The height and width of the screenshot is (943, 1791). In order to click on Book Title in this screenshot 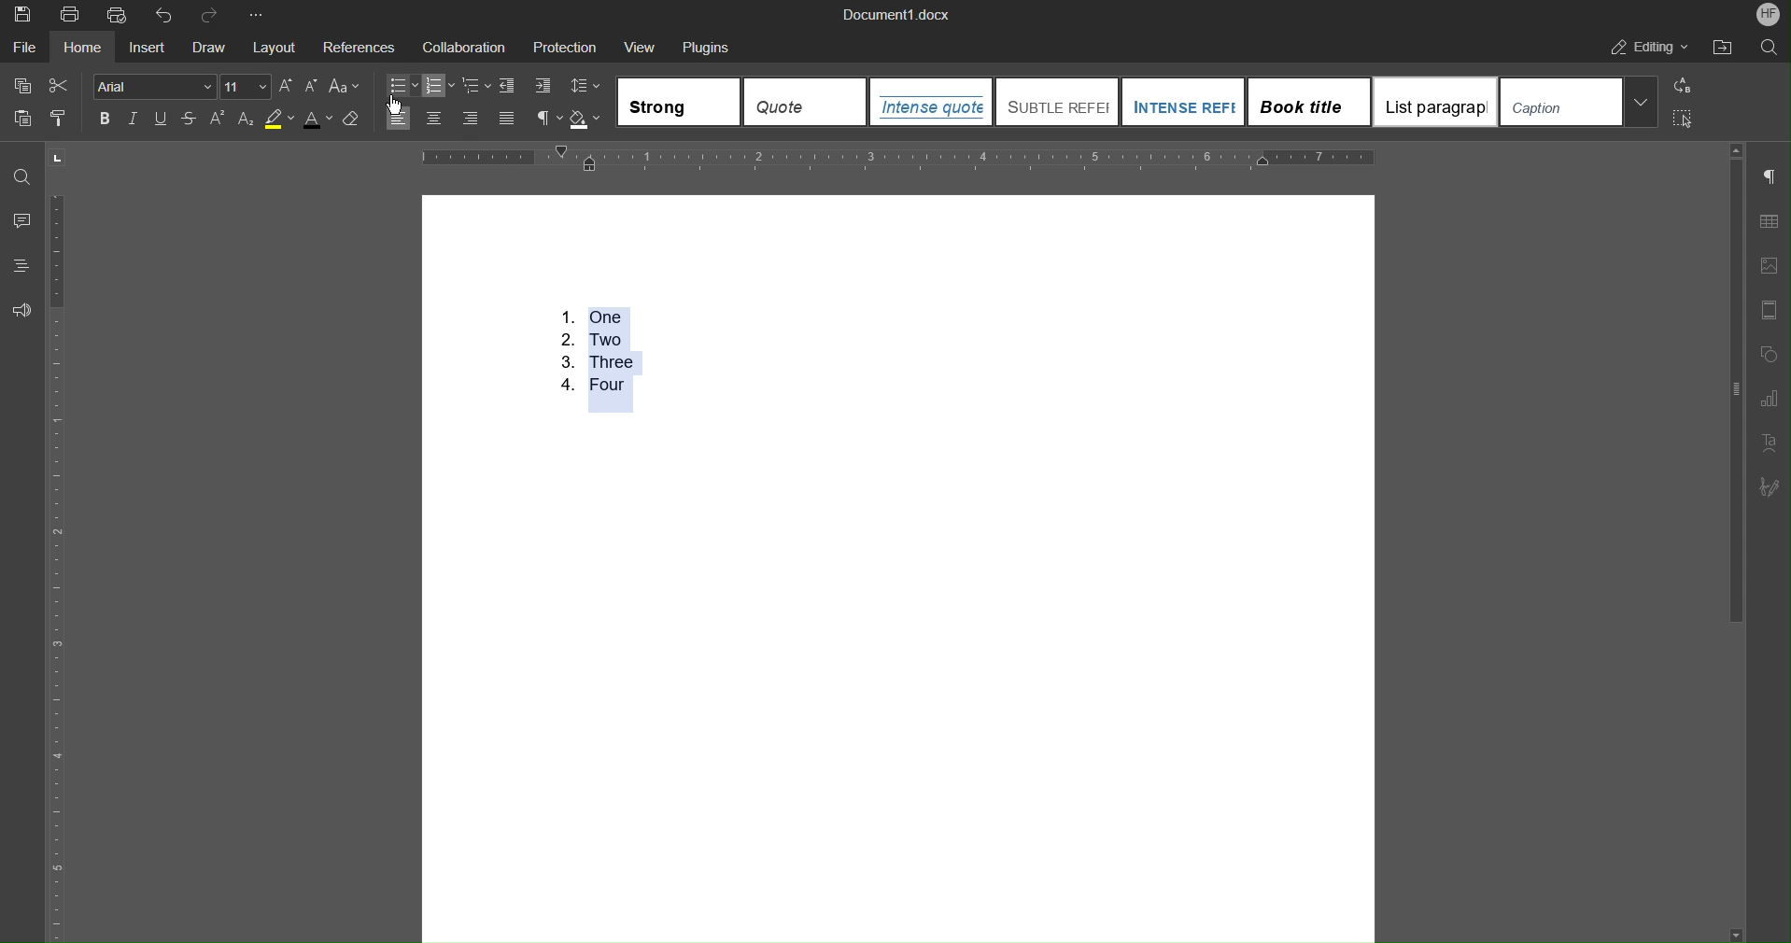, I will do `click(1309, 100)`.